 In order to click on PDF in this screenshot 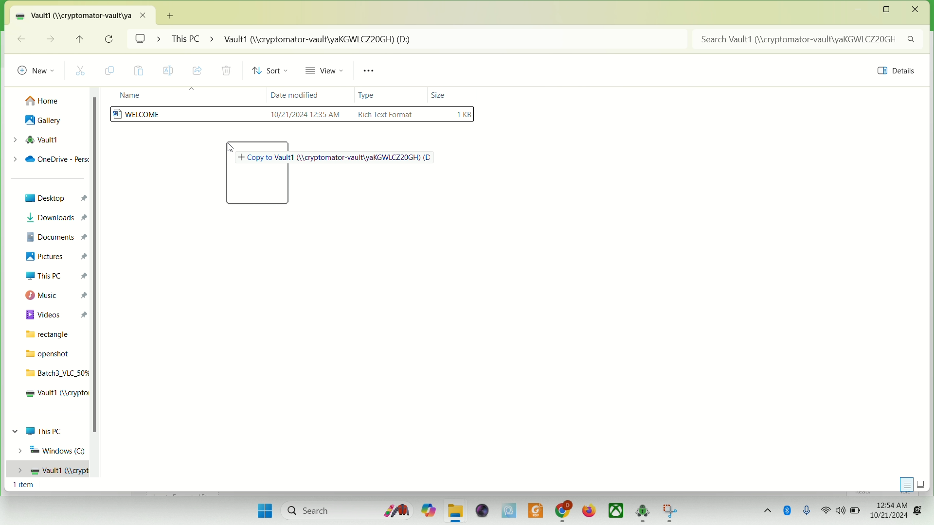, I will do `click(535, 509)`.